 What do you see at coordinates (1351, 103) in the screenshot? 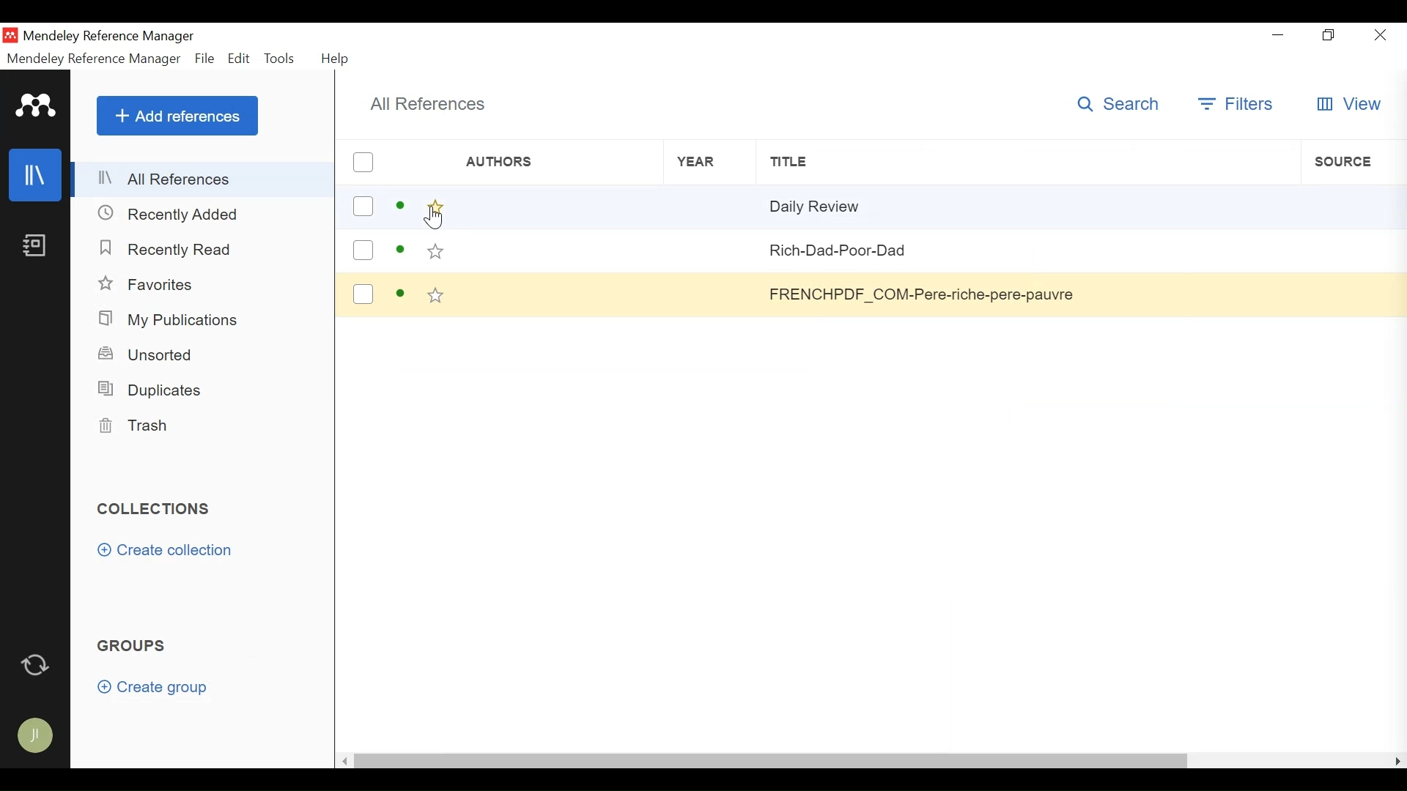
I see `View` at bounding box center [1351, 103].